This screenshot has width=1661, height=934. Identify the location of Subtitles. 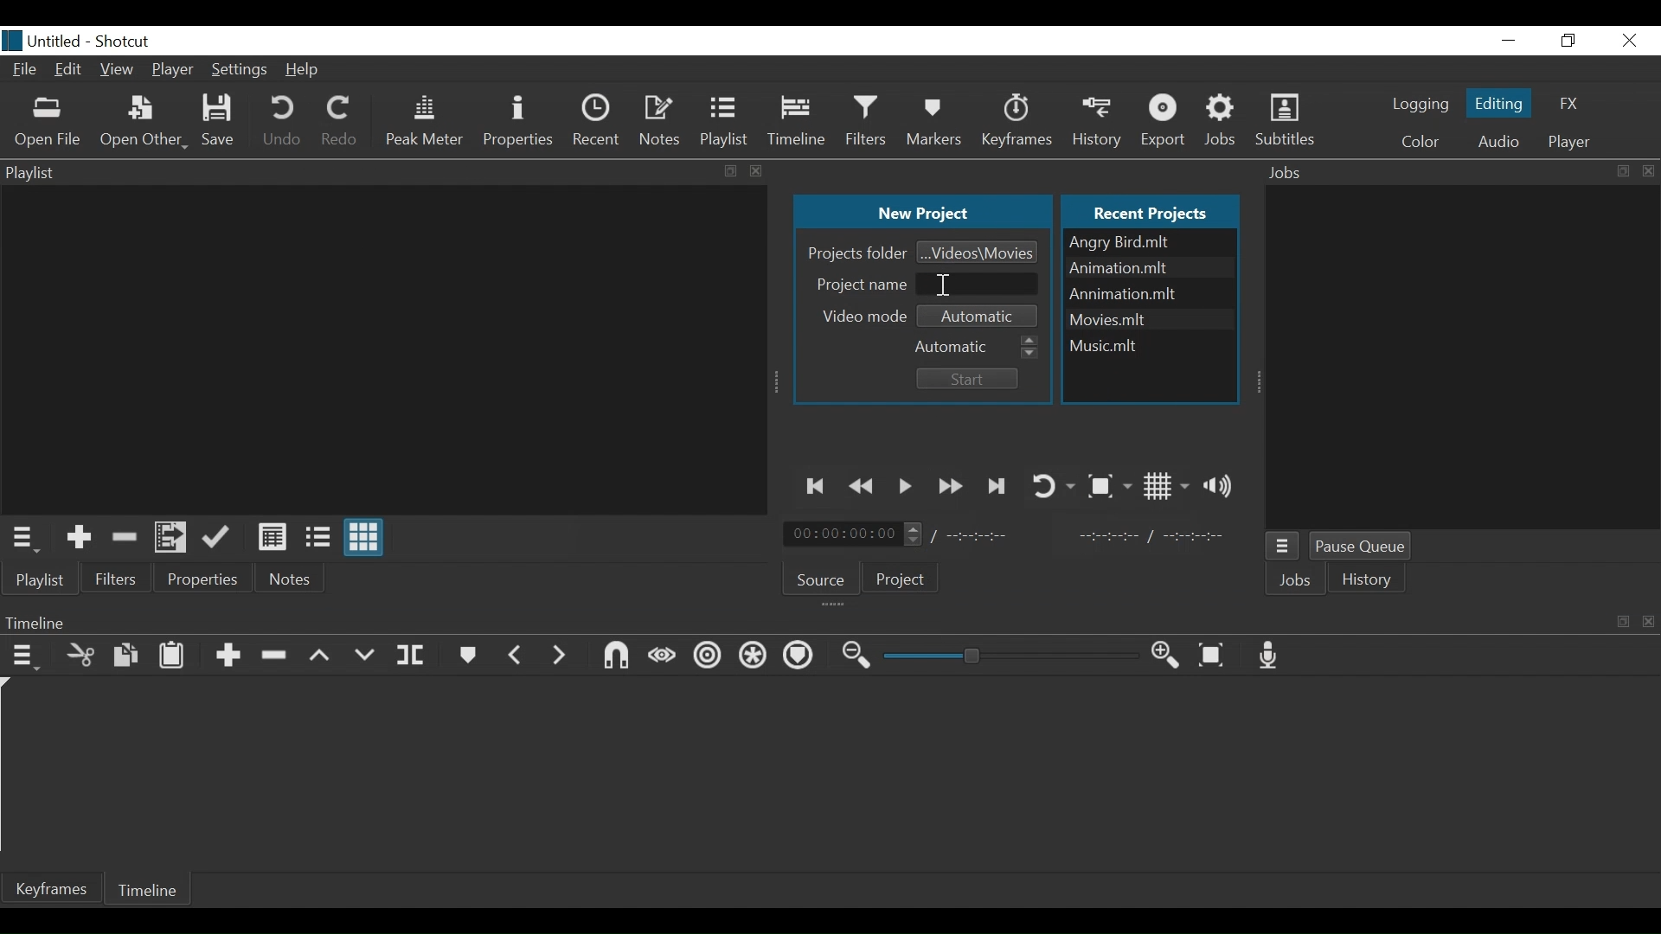
(1285, 121).